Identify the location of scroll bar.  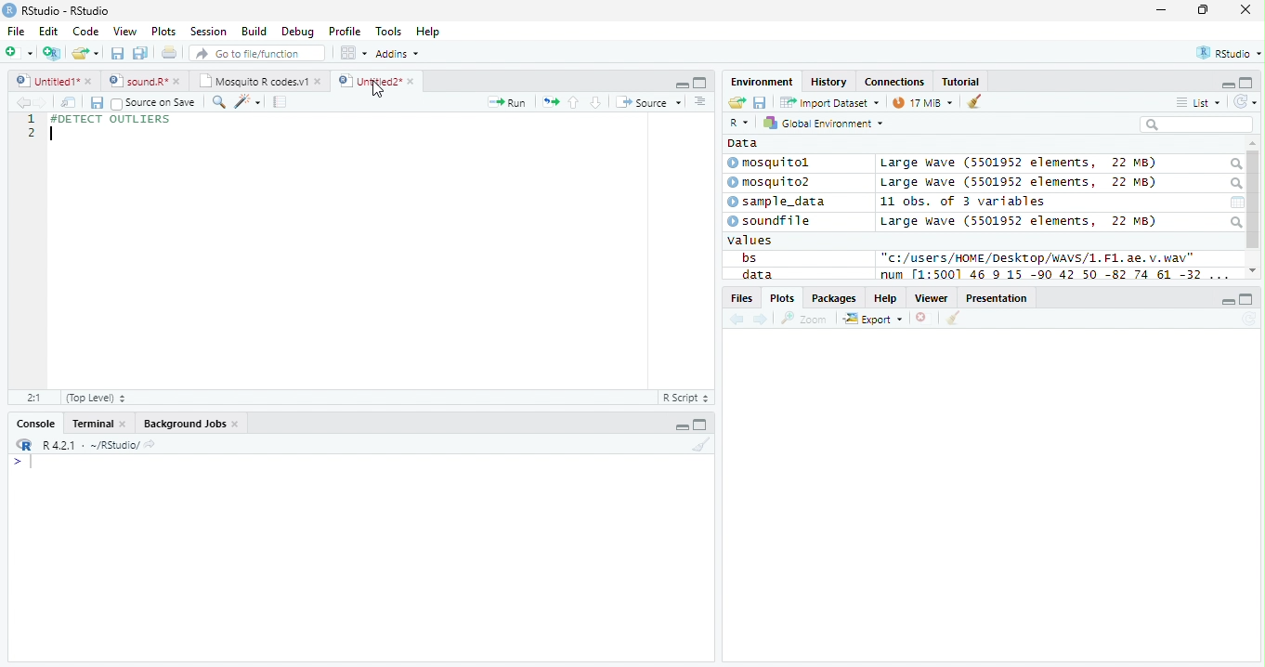
(1254, 200).